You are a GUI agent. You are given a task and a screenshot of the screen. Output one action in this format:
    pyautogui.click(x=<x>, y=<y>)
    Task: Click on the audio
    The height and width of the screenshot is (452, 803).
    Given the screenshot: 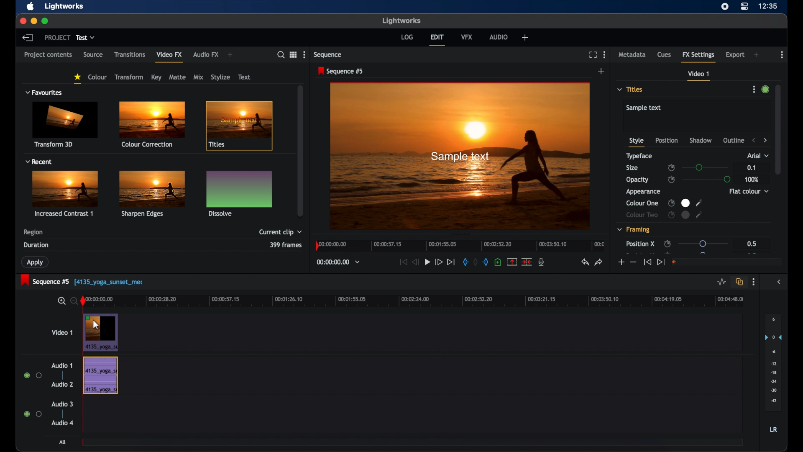 What is the action you would take?
    pyautogui.click(x=499, y=36)
    